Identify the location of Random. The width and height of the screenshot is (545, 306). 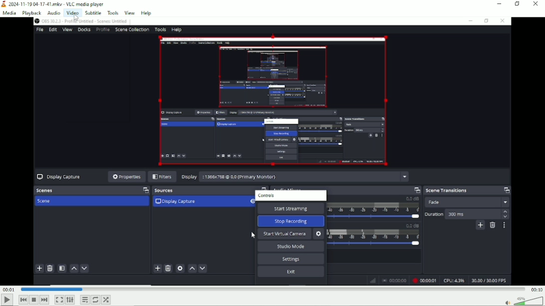
(106, 299).